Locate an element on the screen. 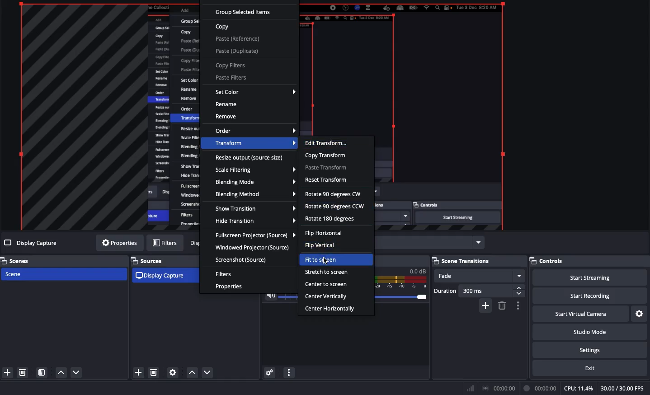 The width and height of the screenshot is (650, 395). Studio mode is located at coordinates (591, 332).